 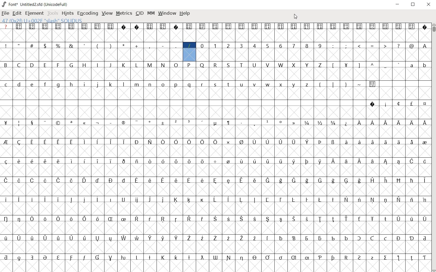 What do you see at coordinates (425, 123) in the screenshot?
I see `glyph` at bounding box center [425, 123].